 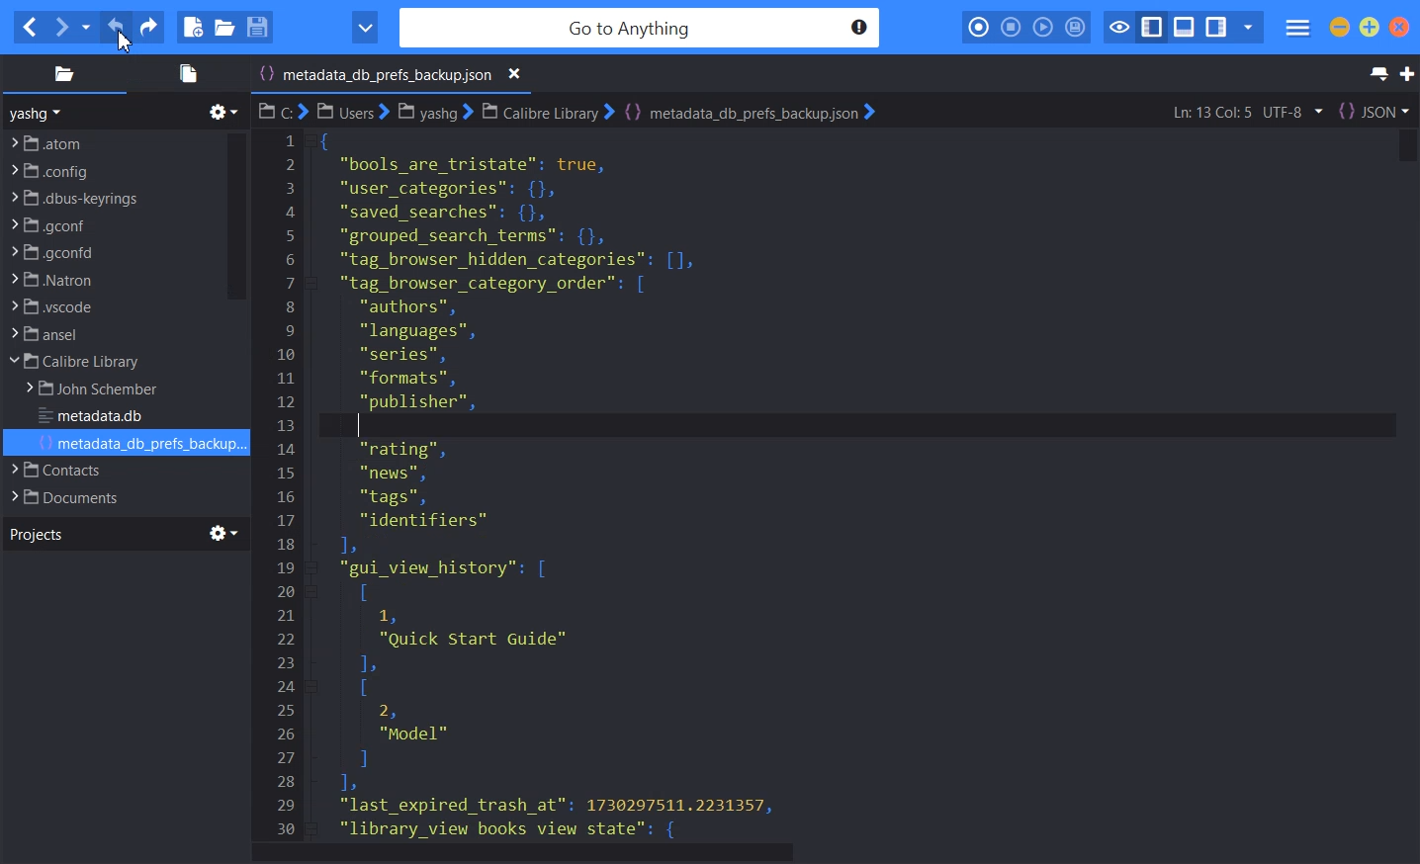 I want to click on File, so click(x=110, y=279).